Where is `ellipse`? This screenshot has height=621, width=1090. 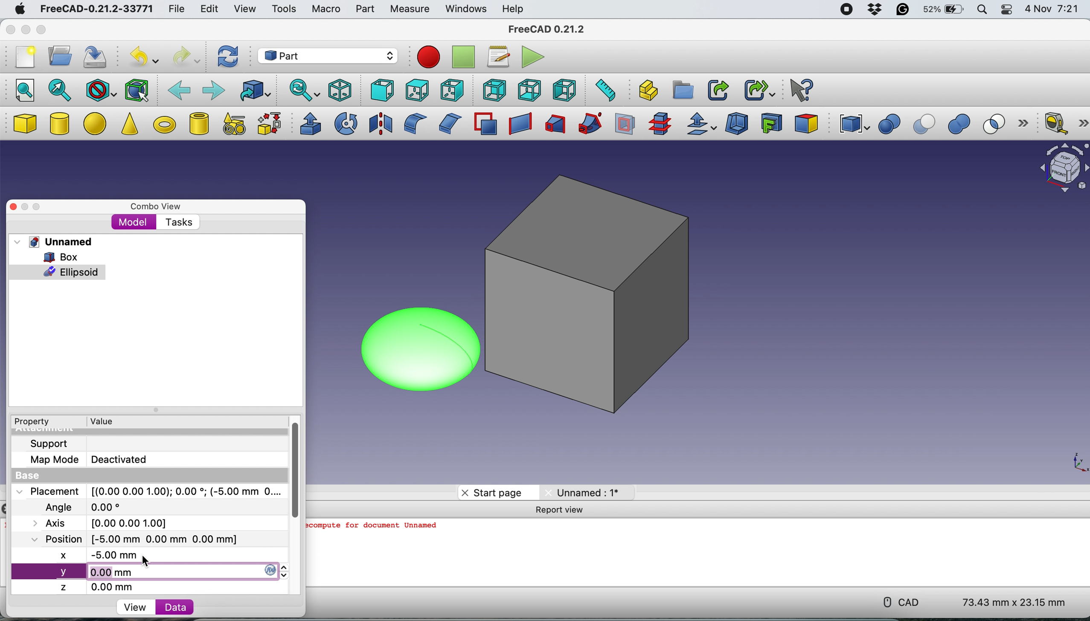 ellipse is located at coordinates (97, 122).